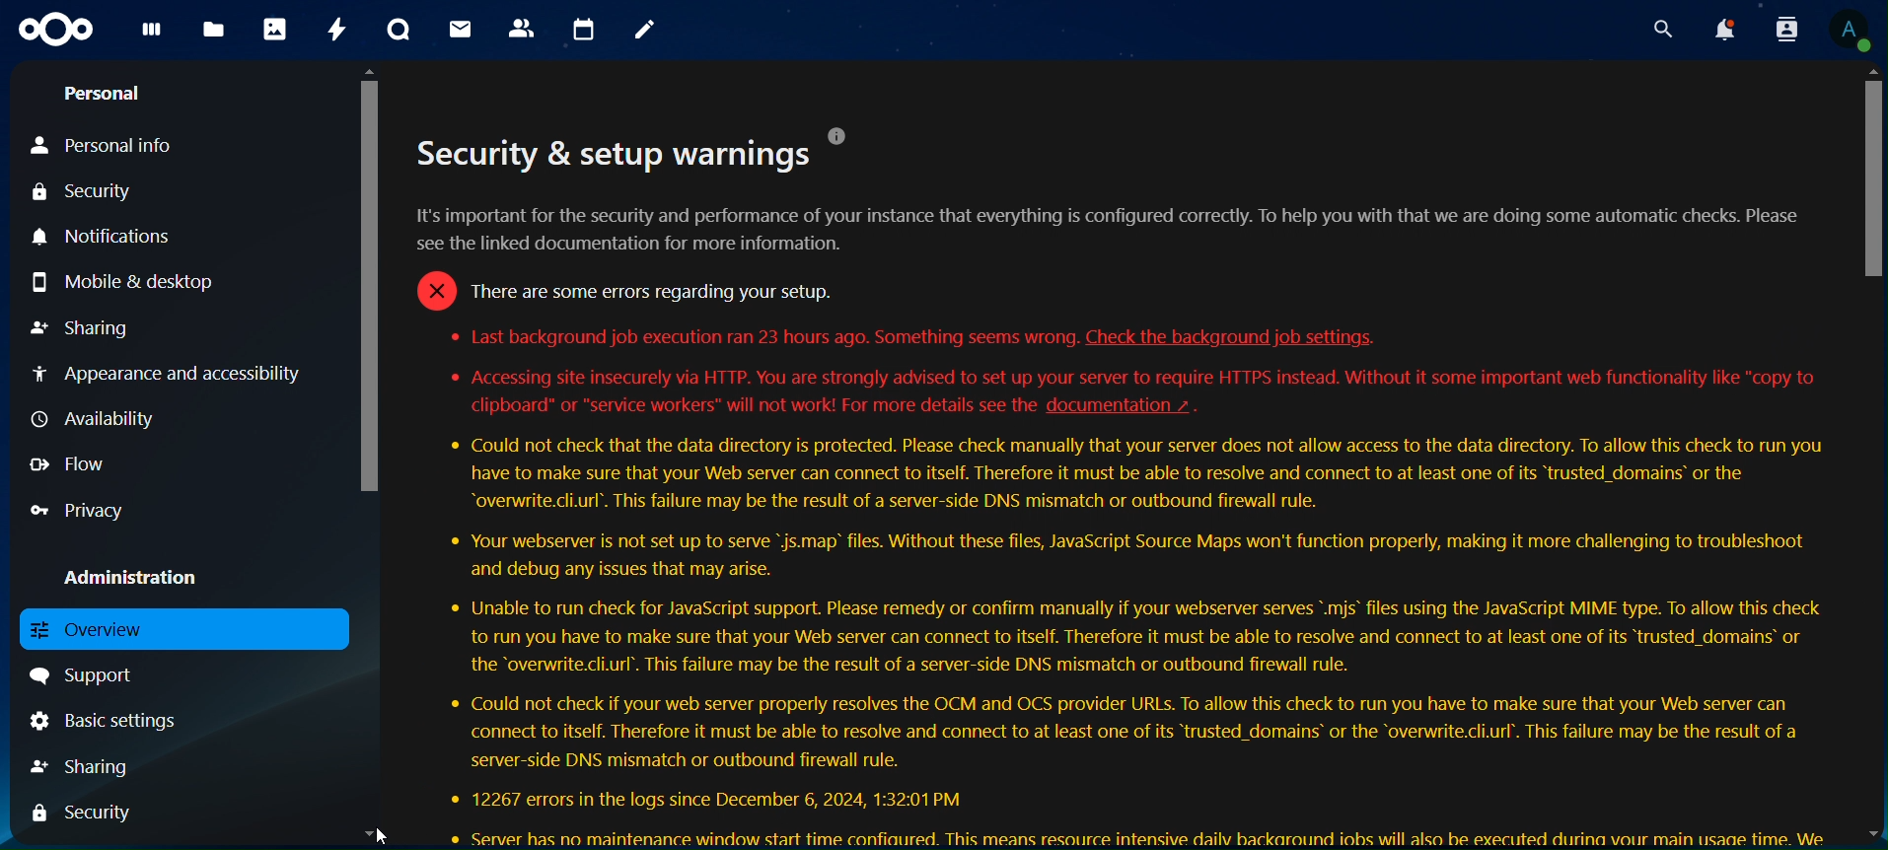  I want to click on Tooltip, so click(840, 135).